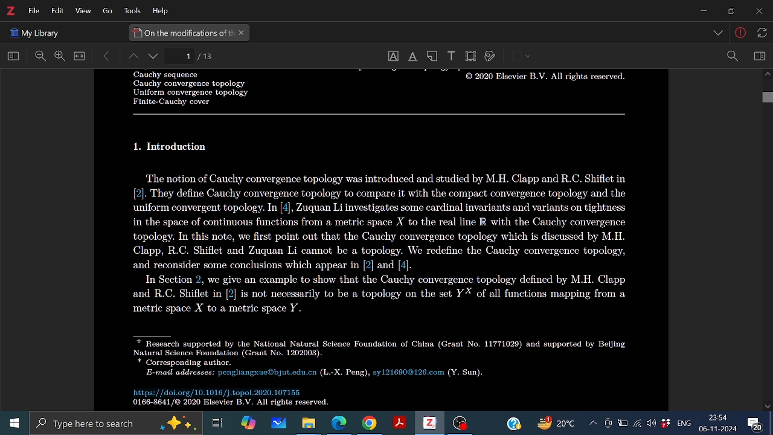 The width and height of the screenshot is (773, 435). Describe the element at coordinates (513, 422) in the screenshot. I see `Help` at that location.